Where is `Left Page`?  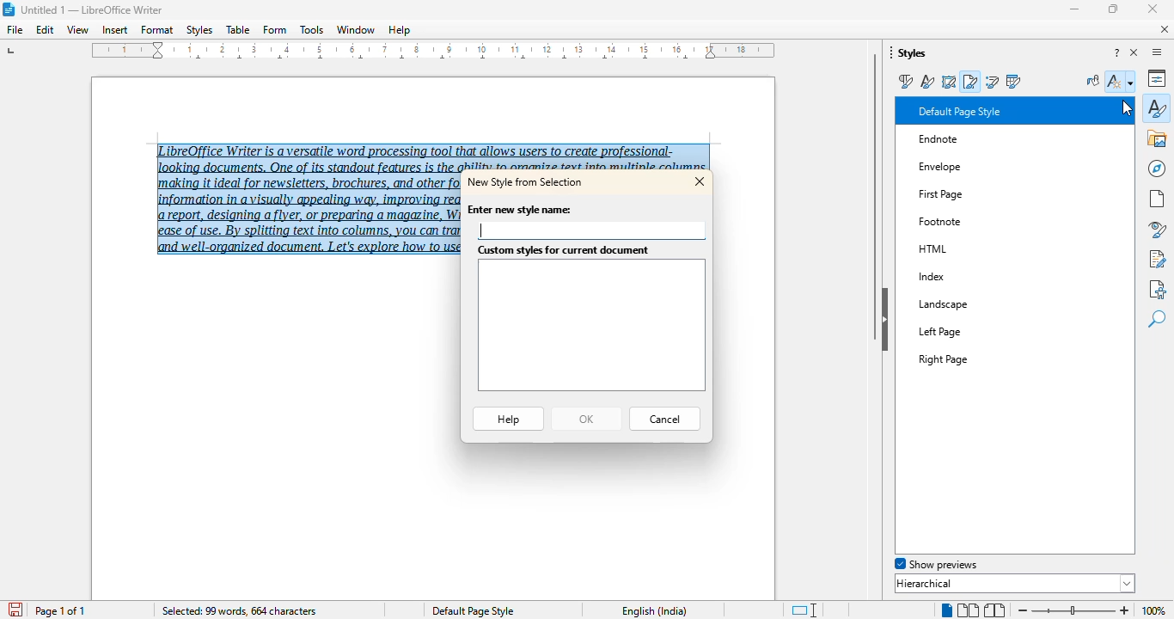
Left Page is located at coordinates (964, 330).